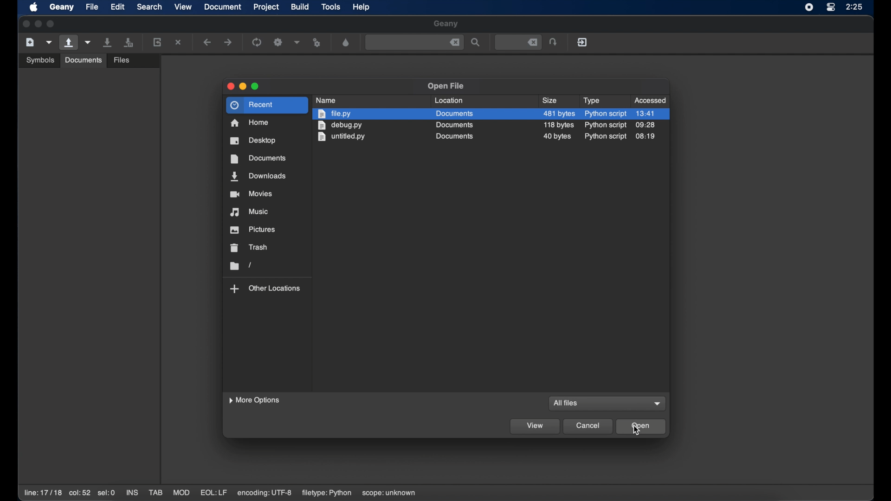 The image size is (891, 501). I want to click on compile the current file, so click(258, 42).